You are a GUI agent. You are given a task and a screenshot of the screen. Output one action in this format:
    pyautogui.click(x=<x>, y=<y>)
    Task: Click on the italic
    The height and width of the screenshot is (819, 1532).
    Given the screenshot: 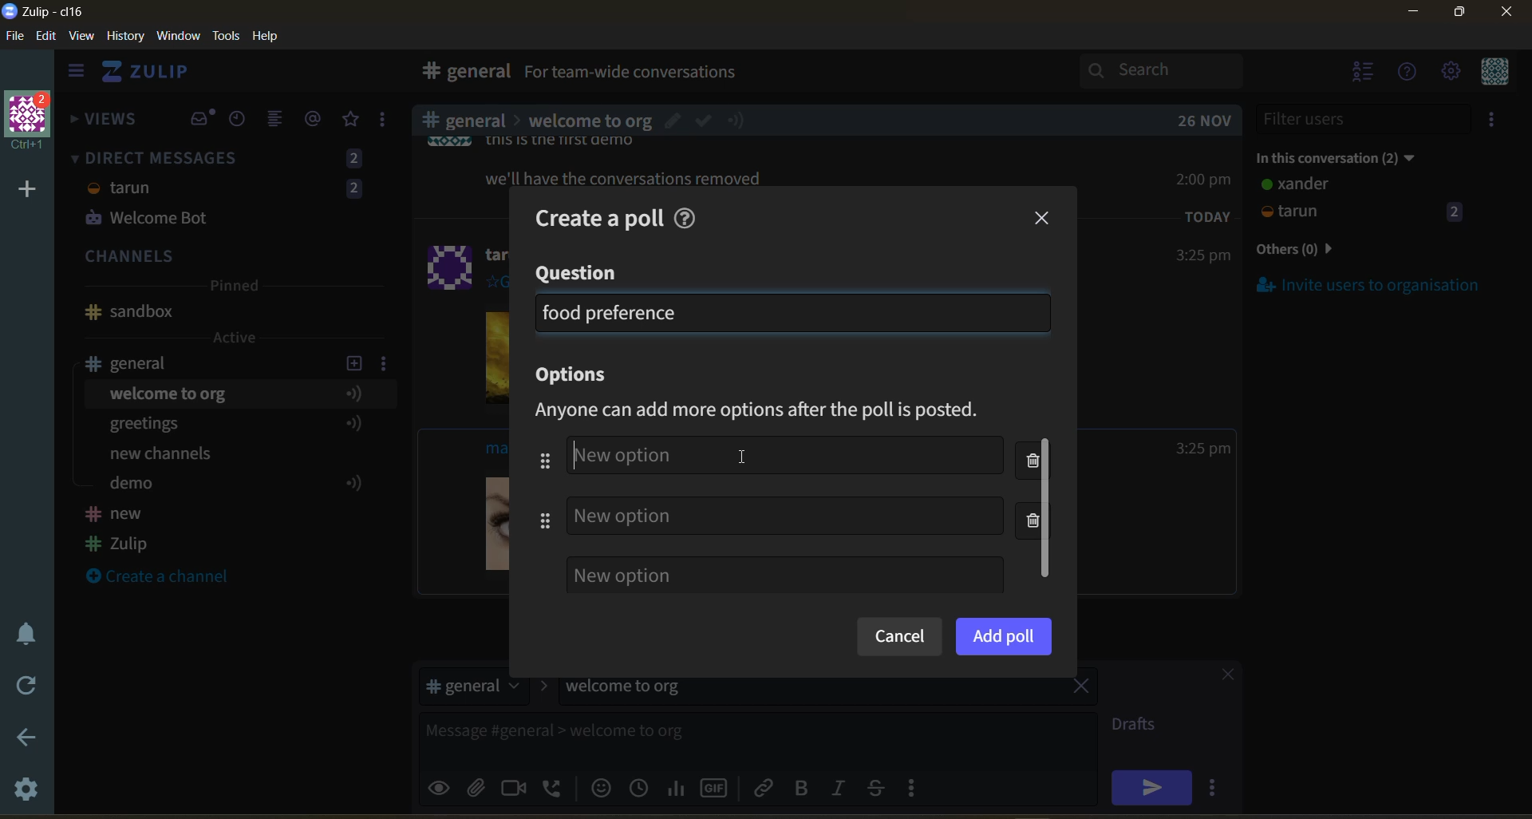 What is the action you would take?
    pyautogui.click(x=842, y=789)
    